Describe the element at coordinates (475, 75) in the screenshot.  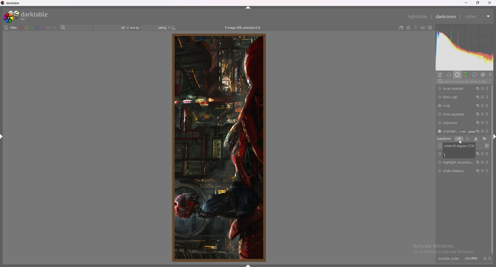
I see `correct` at that location.